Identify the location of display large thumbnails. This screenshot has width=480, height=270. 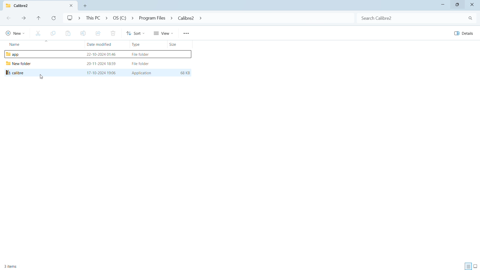
(475, 266).